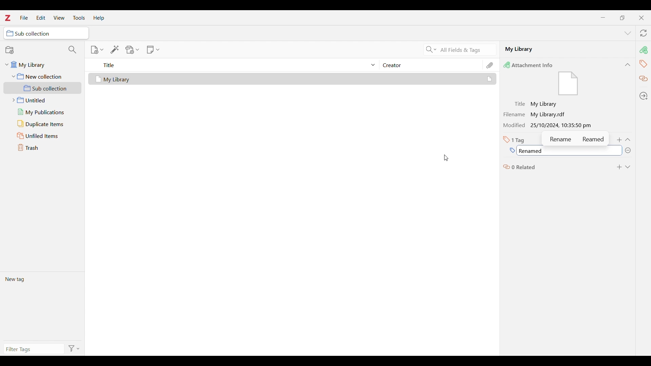  What do you see at coordinates (42, 136) in the screenshot?
I see `Unfiled items folder` at bounding box center [42, 136].